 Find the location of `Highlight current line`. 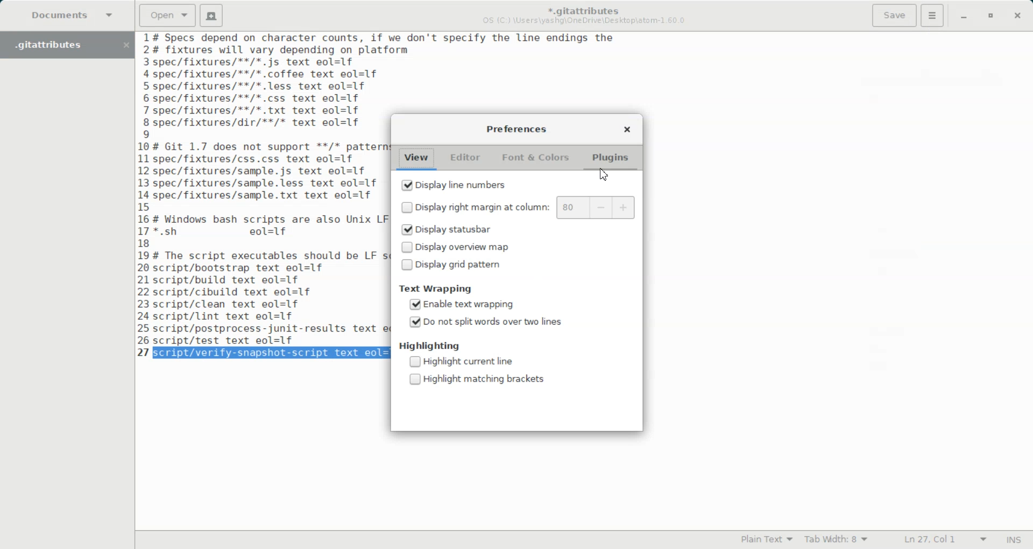

Highlight current line is located at coordinates (461, 362).